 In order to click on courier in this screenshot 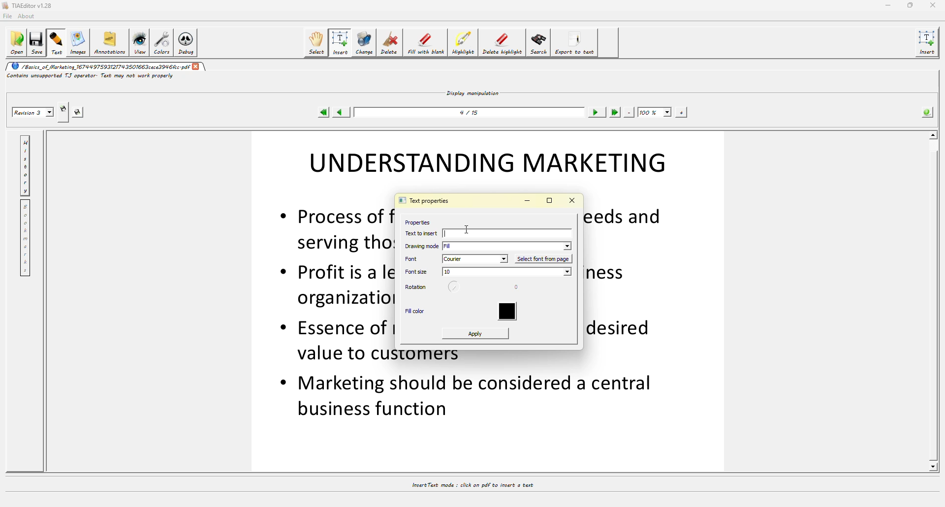, I will do `click(475, 259)`.